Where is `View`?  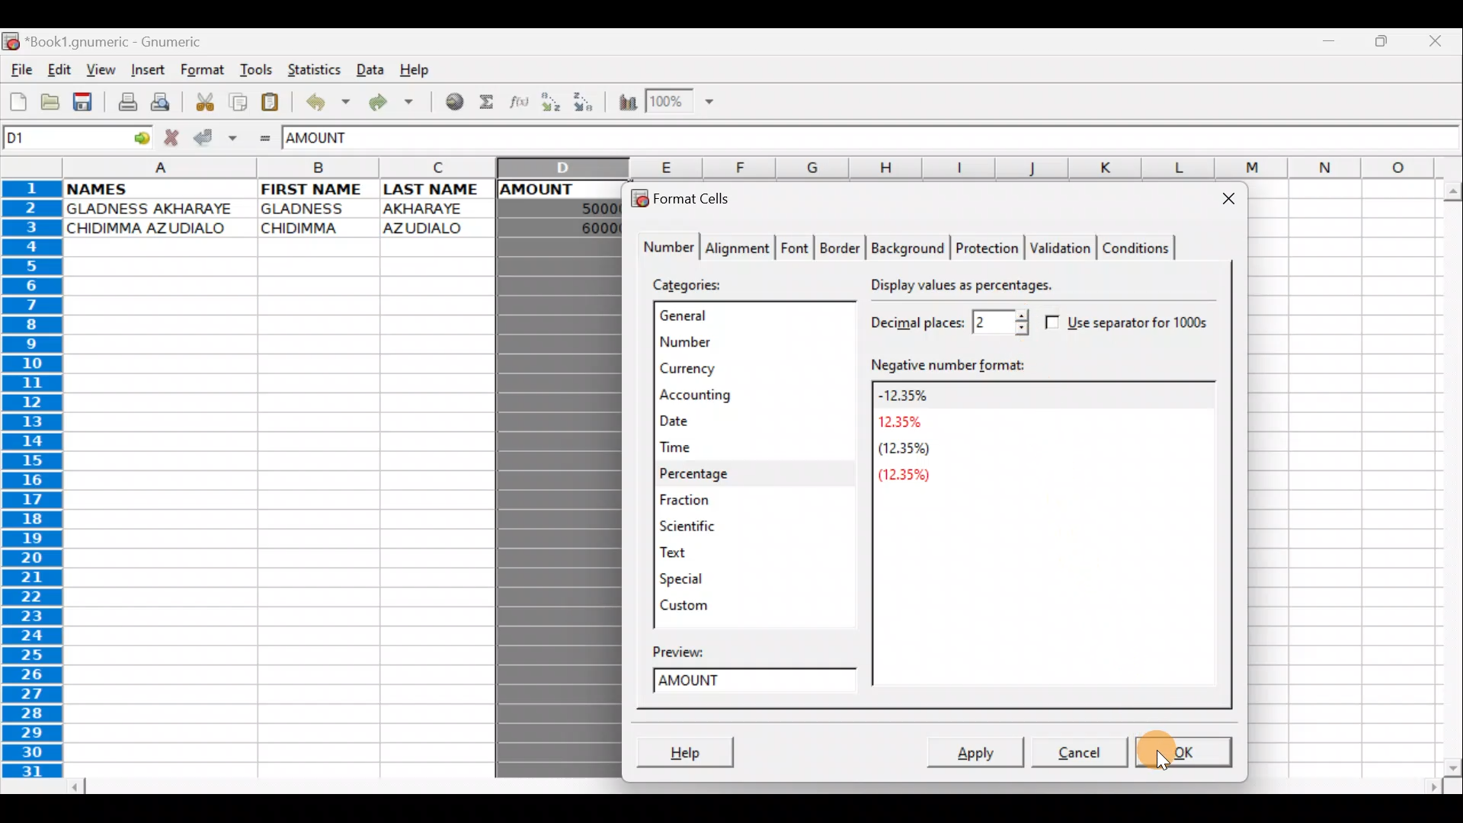 View is located at coordinates (101, 69).